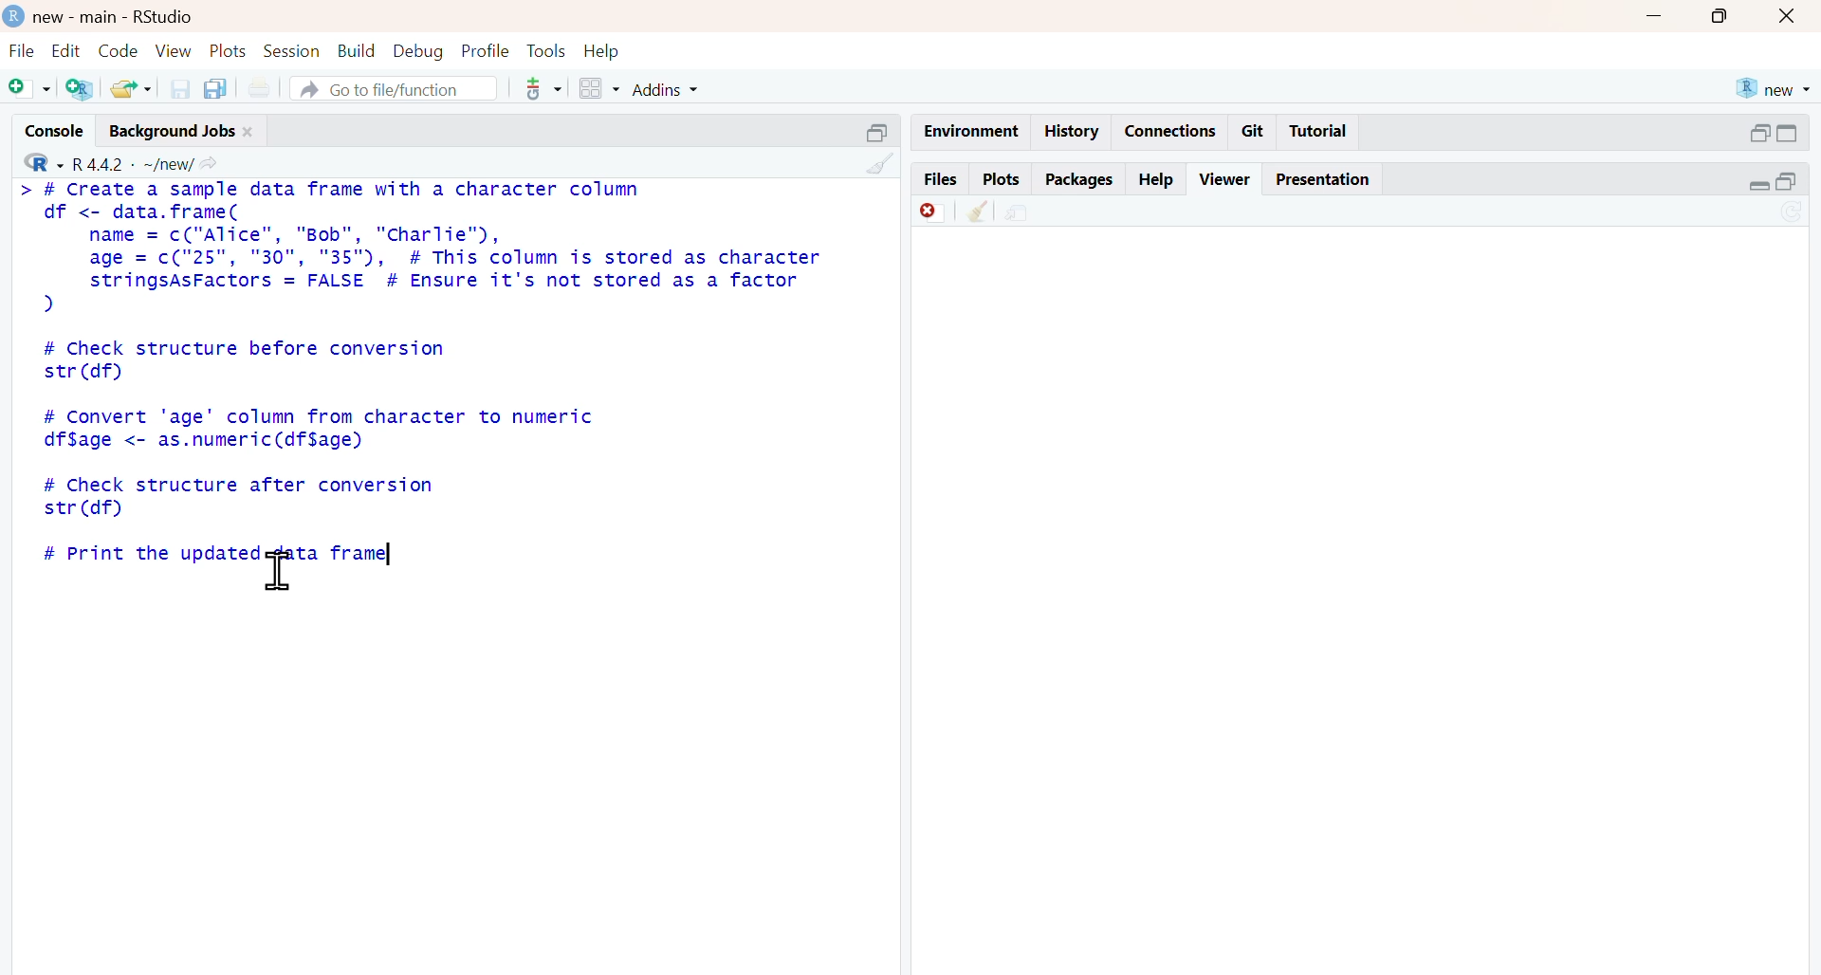  What do you see at coordinates (1157, 179) in the screenshot?
I see `help` at bounding box center [1157, 179].